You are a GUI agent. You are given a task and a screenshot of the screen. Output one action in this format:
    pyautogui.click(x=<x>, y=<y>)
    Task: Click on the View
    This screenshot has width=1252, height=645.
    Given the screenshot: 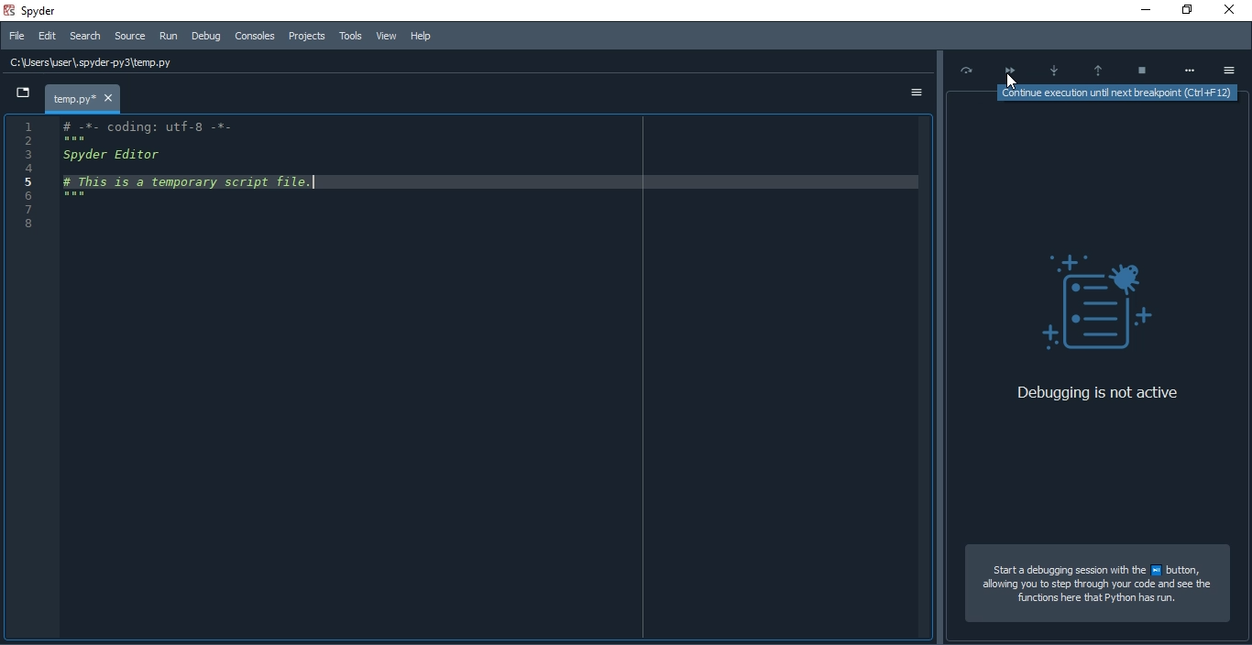 What is the action you would take?
    pyautogui.click(x=386, y=35)
    